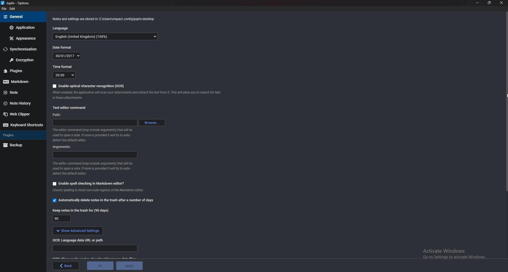  Describe the element at coordinates (67, 56) in the screenshot. I see `30/01/2017` at that location.